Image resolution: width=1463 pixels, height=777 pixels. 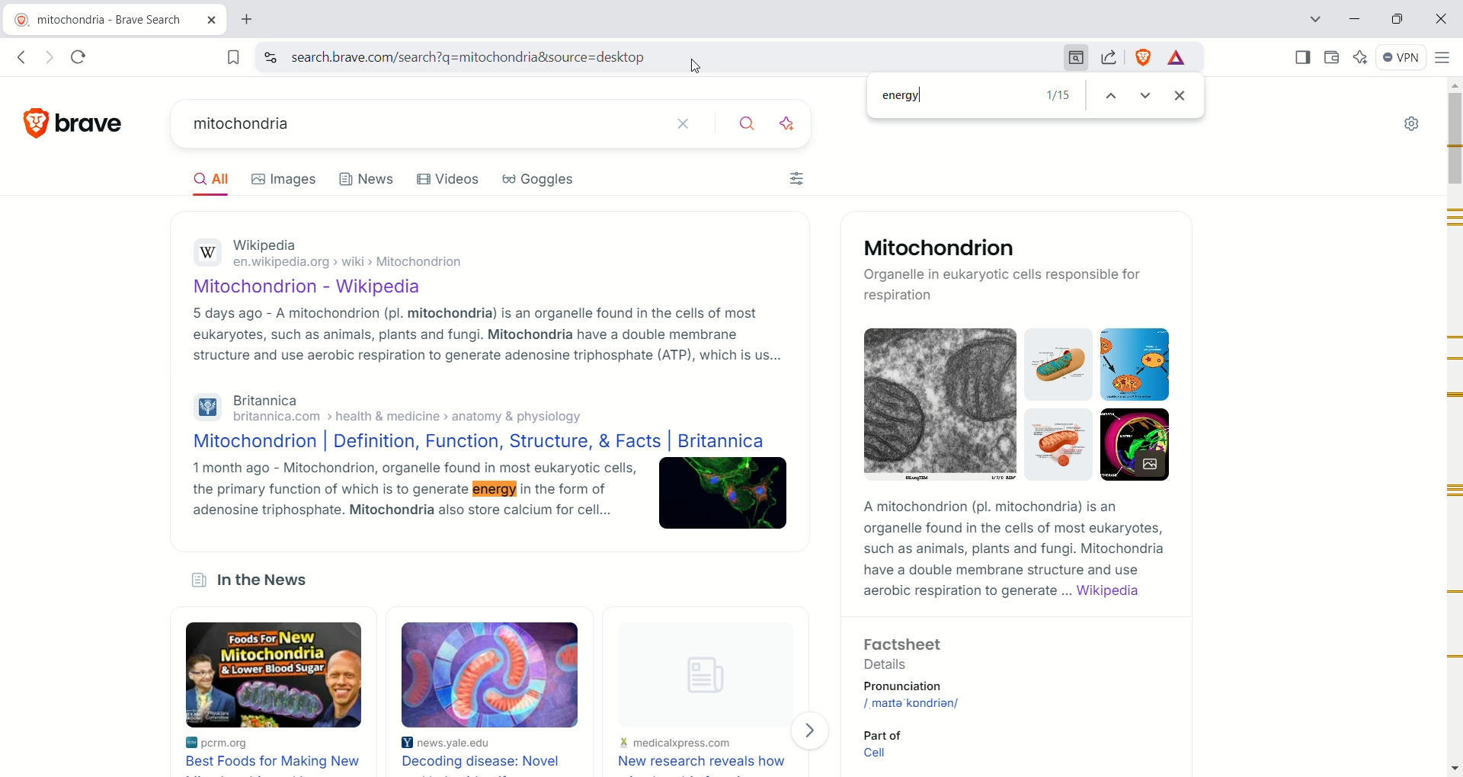 What do you see at coordinates (410, 496) in the screenshot?
I see `1 month ago - Mitochondrion, organelle found in most eukaryotic cells, the primary function of which is to generate energy in the form of adenosine triphosphate. Mitochondria also store calcium for cell...` at bounding box center [410, 496].